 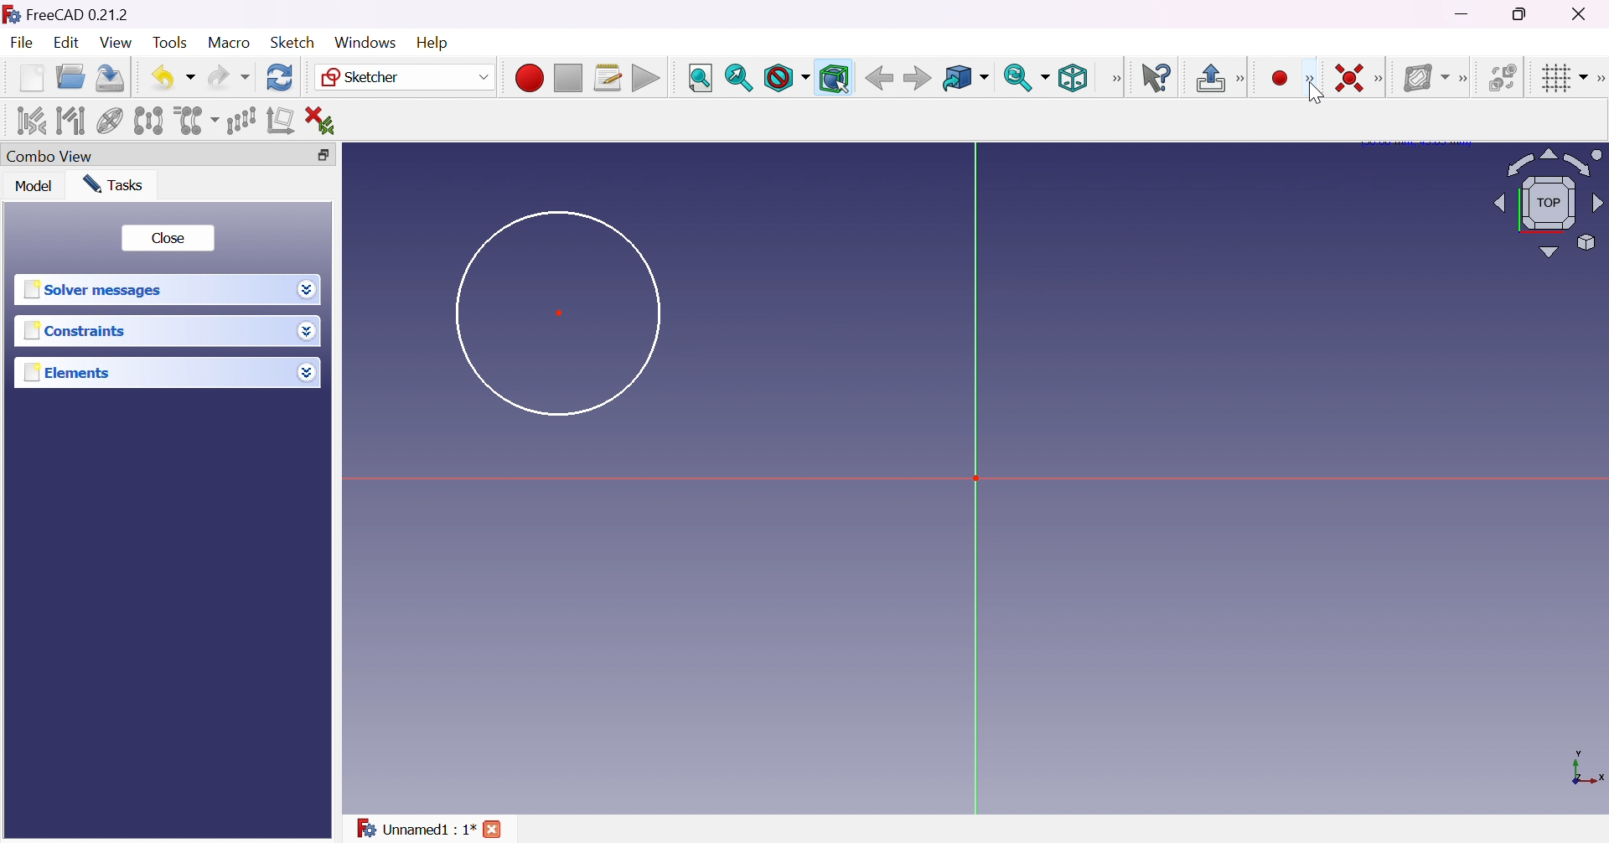 I want to click on Fit all, so click(x=700, y=79).